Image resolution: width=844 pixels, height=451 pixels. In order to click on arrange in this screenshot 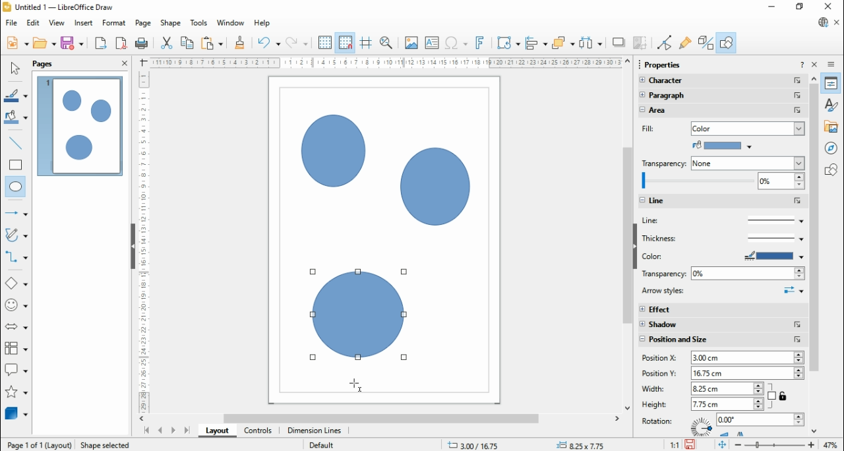, I will do `click(564, 43)`.